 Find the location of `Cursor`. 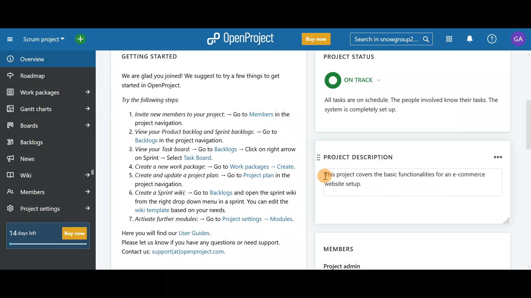

Cursor is located at coordinates (325, 176).